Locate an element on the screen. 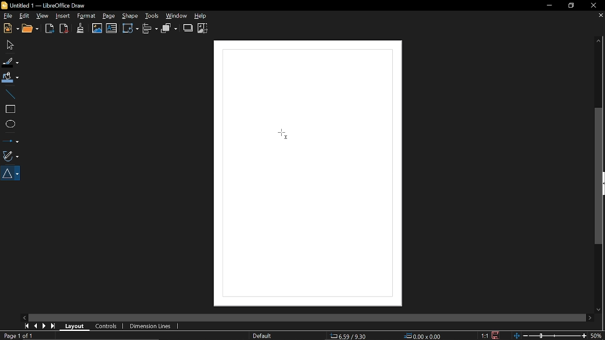 The height and width of the screenshot is (340, 605). Minimize is located at coordinates (546, 6).